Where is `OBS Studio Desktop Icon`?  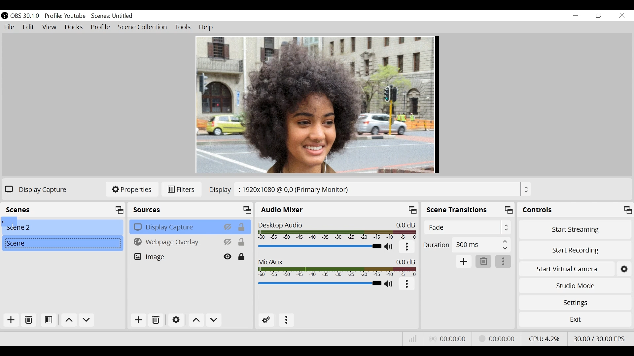
OBS Studio Desktop Icon is located at coordinates (5, 16).